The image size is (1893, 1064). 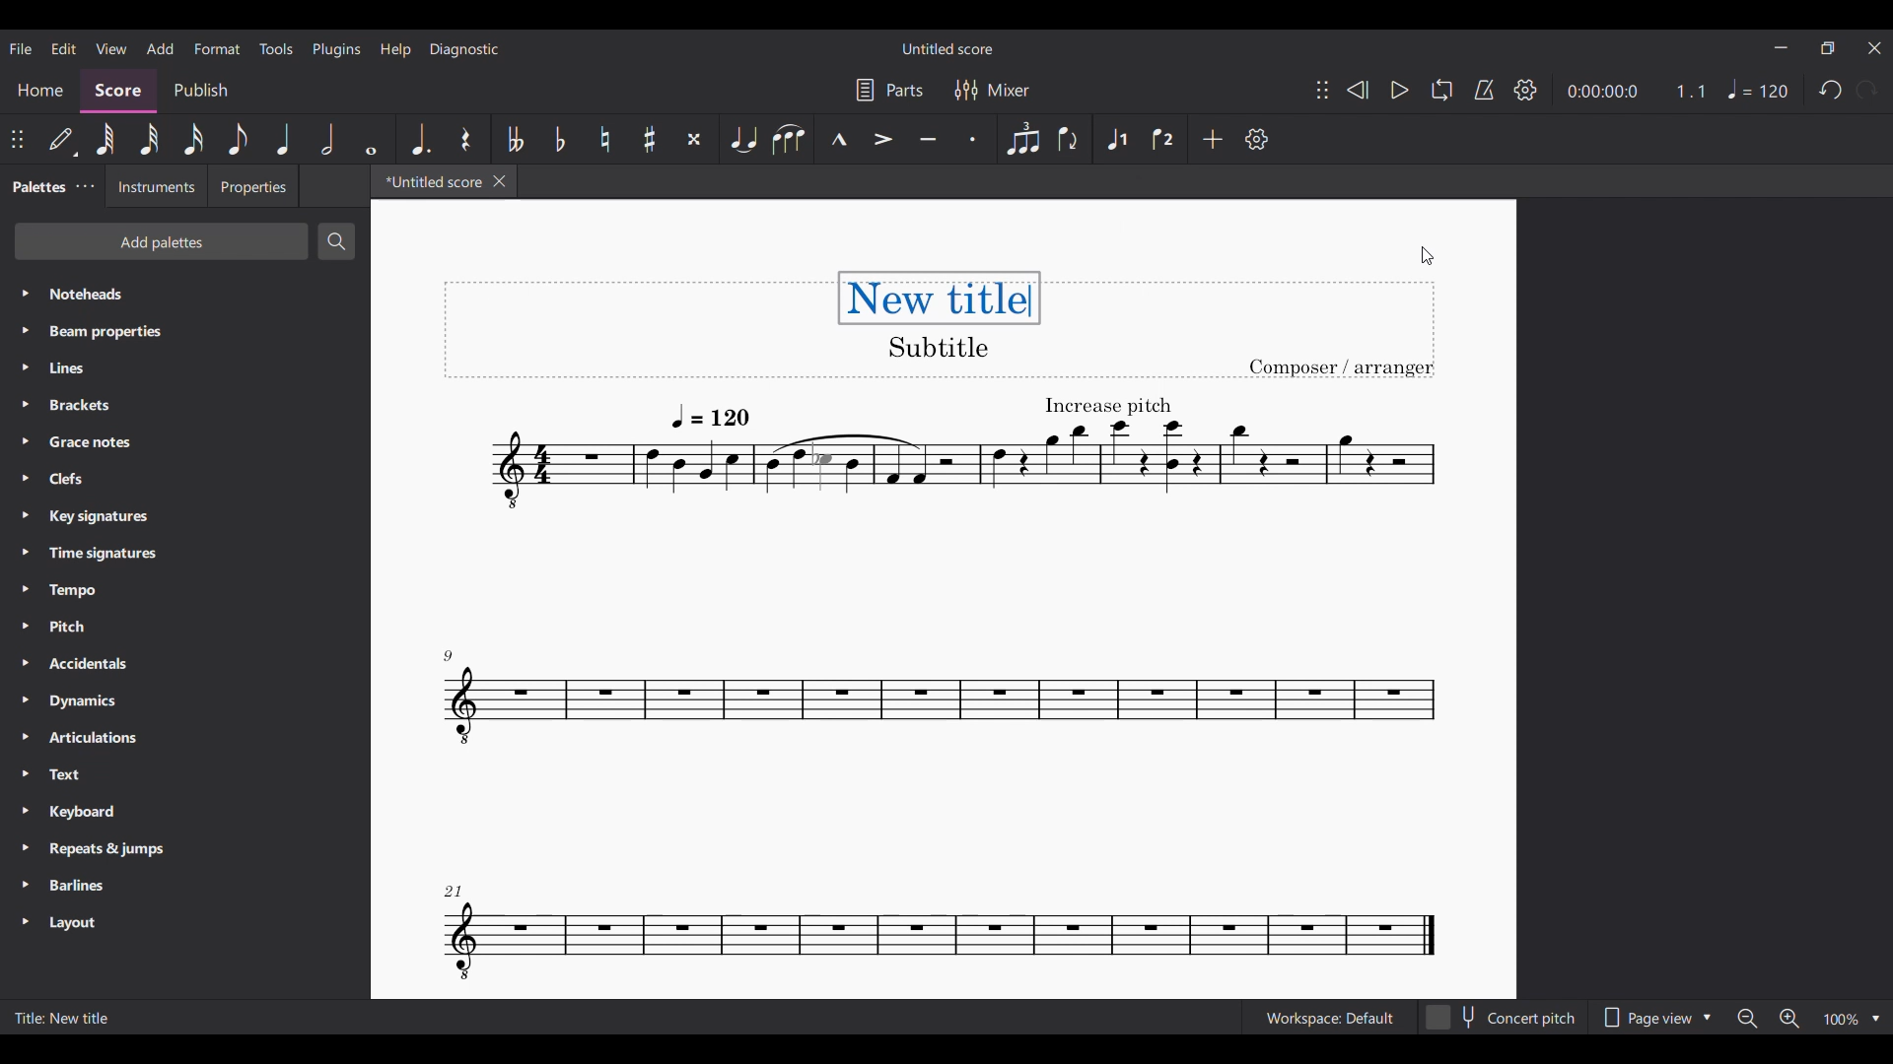 I want to click on Plugins meu, so click(x=336, y=49).